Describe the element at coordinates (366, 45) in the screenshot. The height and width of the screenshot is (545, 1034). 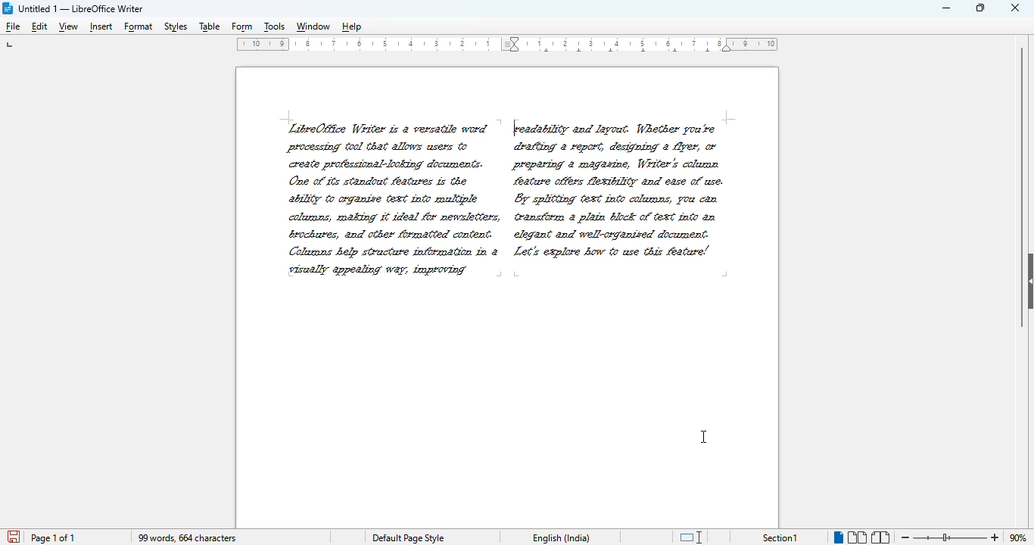
I see `10, 9, 8. 7, 8, 7, 6, 5, 4, 3, 2, 1` at that location.